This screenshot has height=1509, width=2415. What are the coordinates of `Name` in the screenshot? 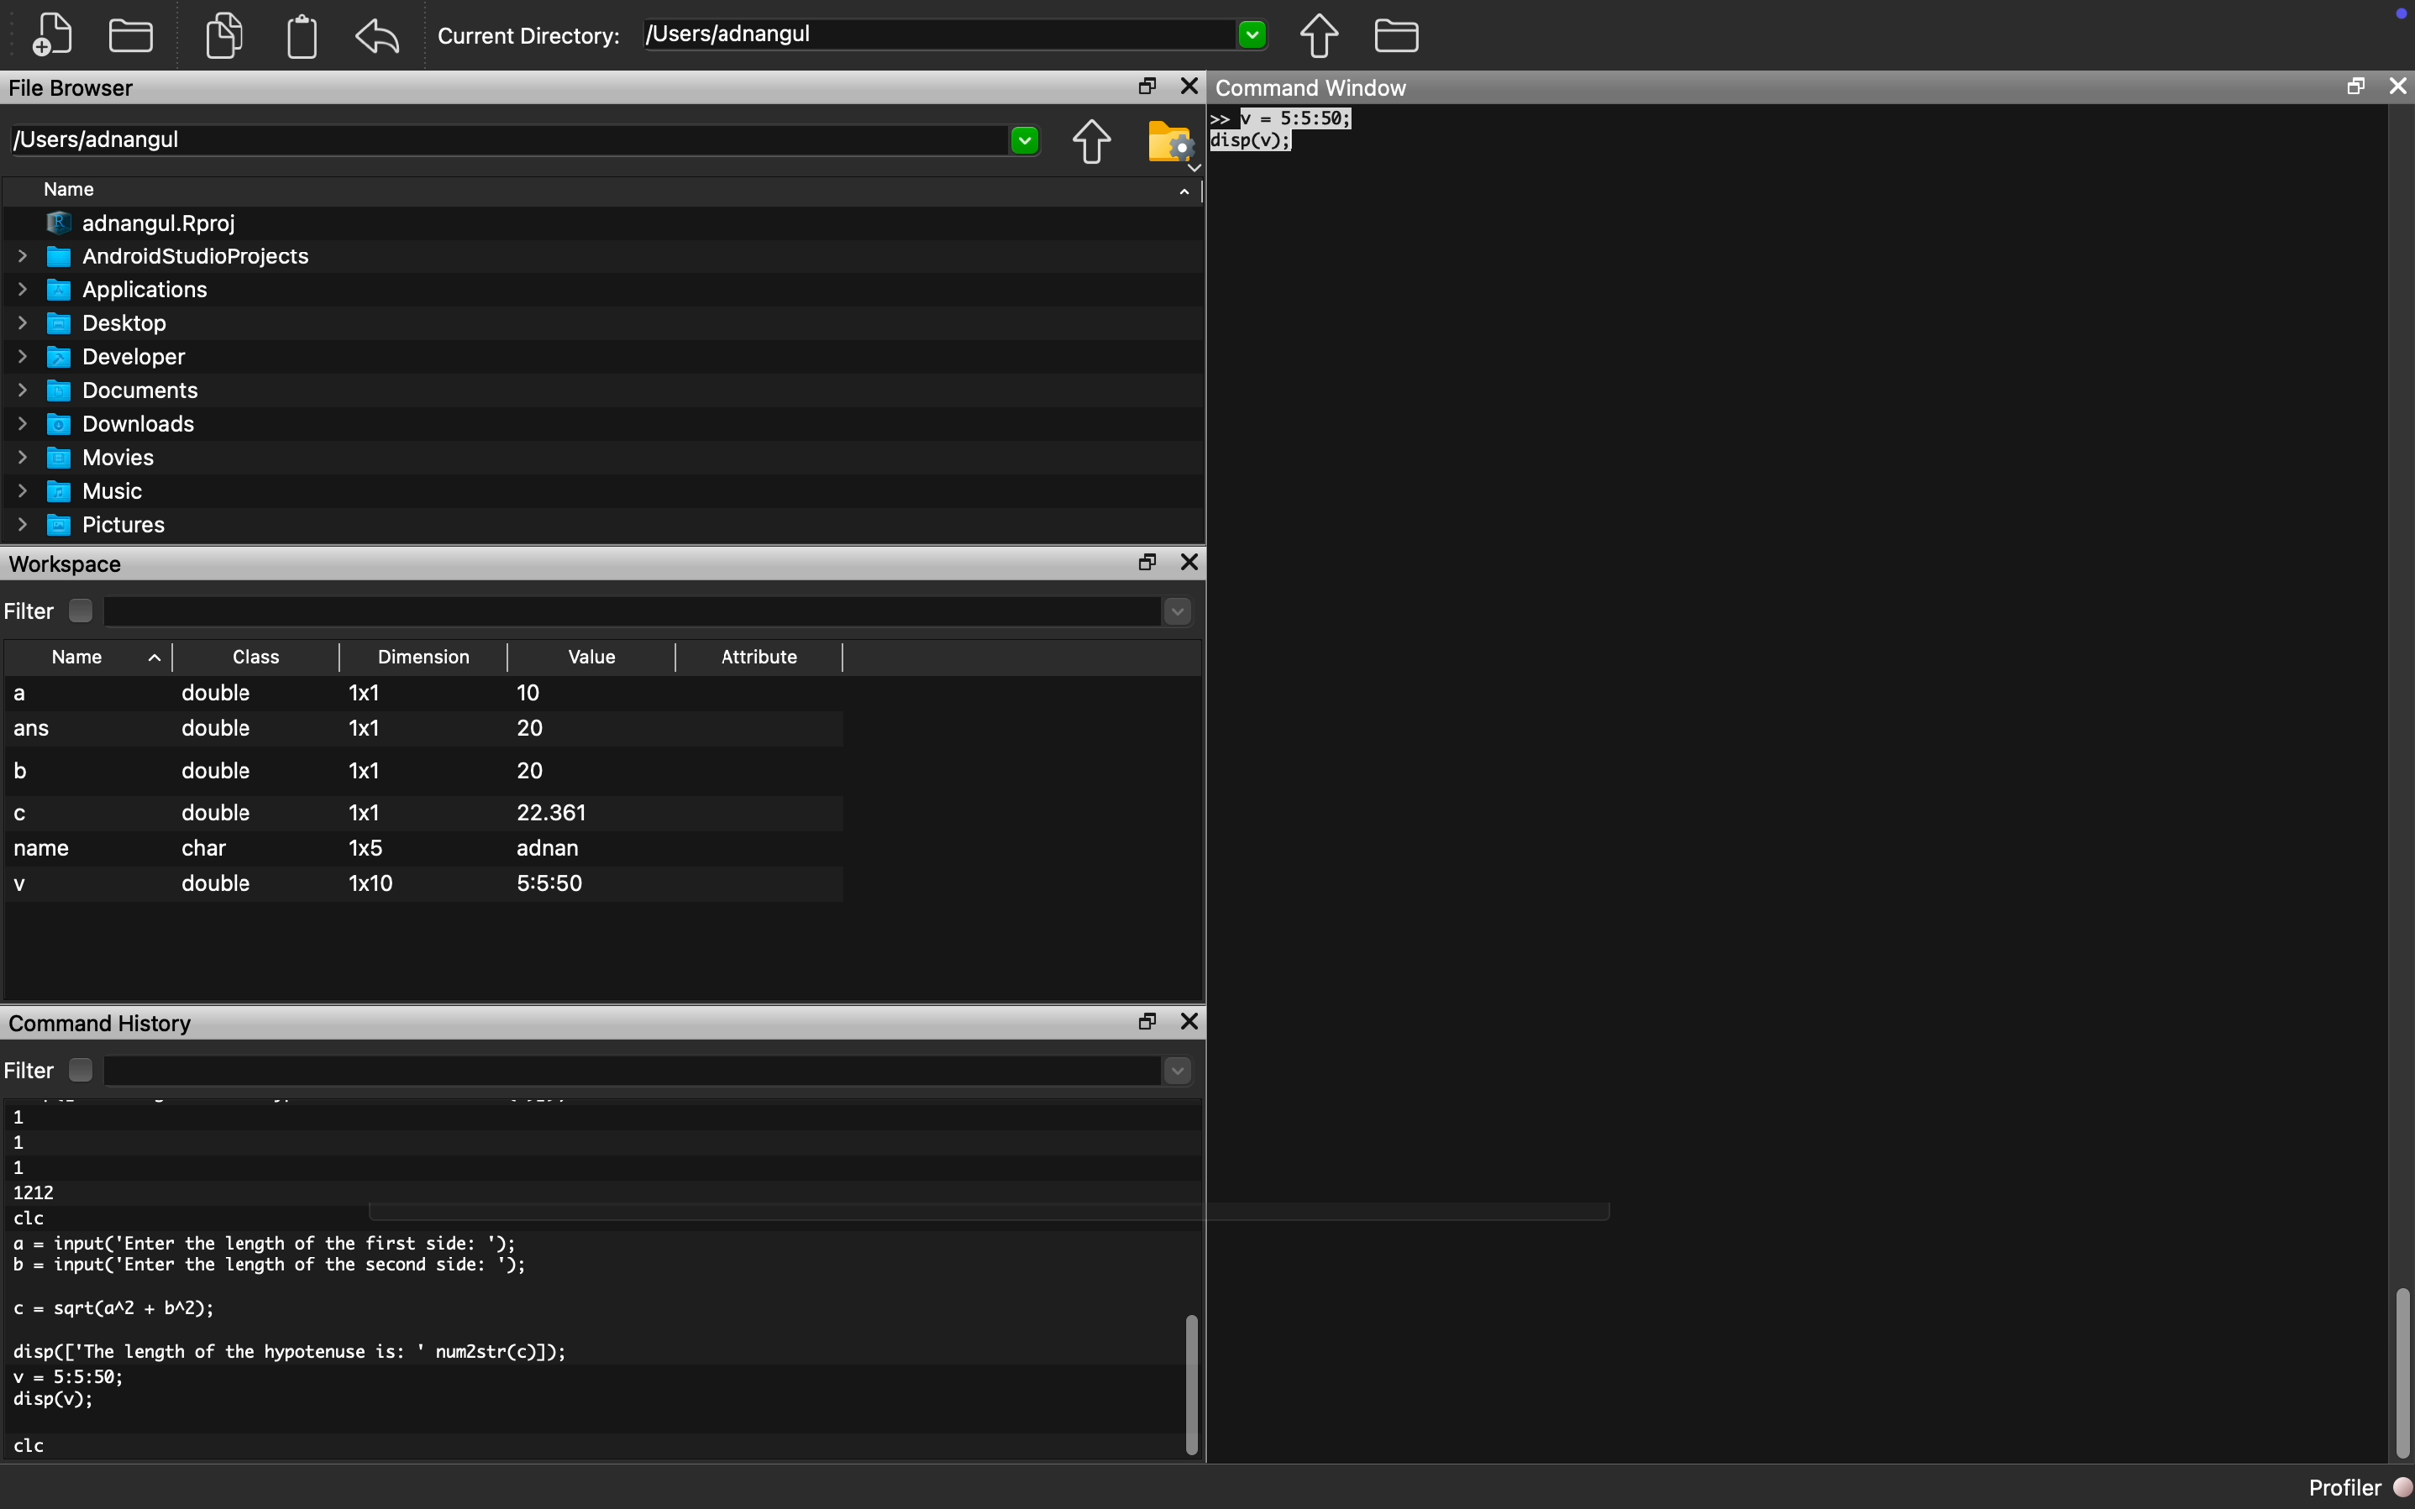 It's located at (68, 188).